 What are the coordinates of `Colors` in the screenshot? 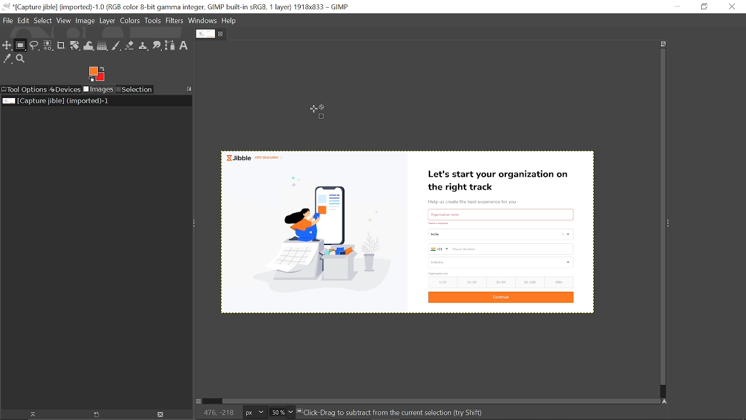 It's located at (131, 21).